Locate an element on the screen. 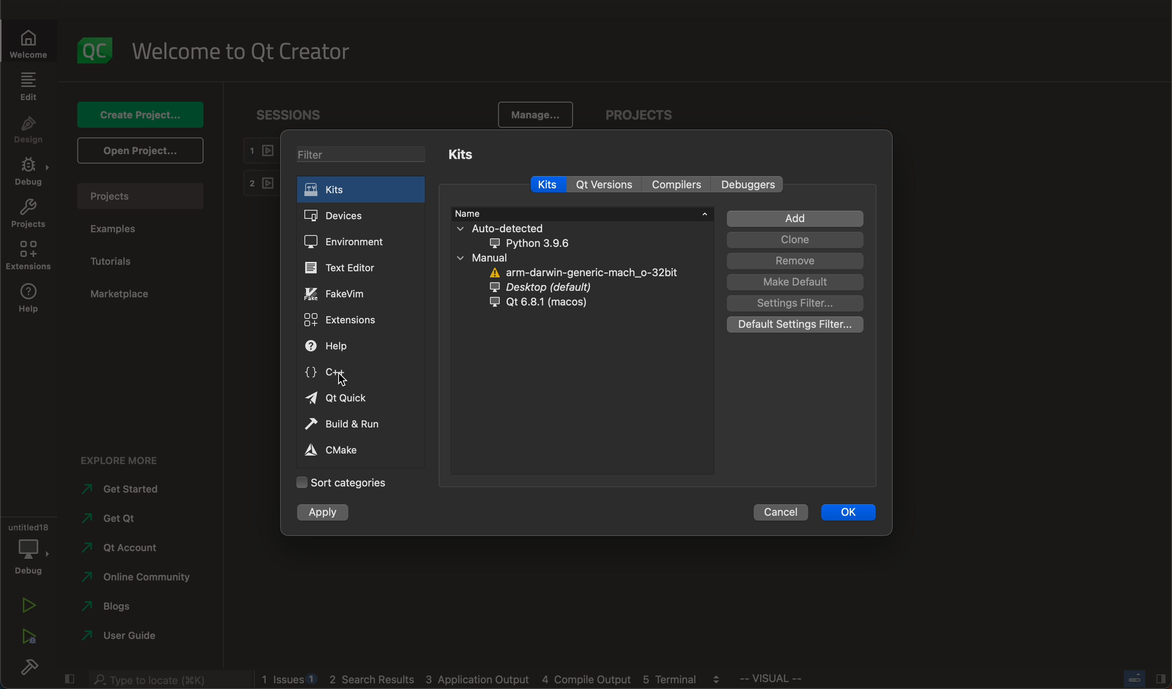  apply is located at coordinates (324, 513).